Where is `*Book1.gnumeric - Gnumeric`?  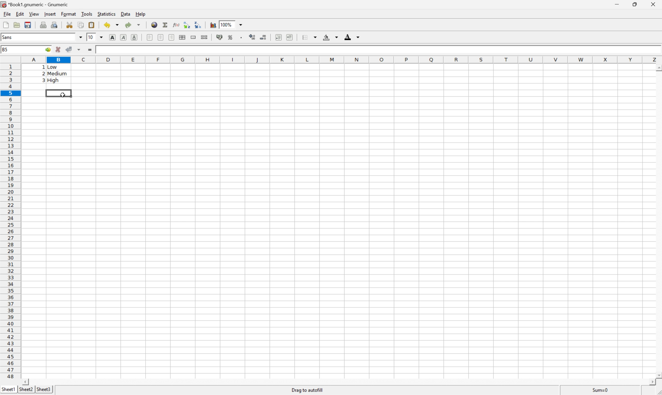 *Book1.gnumeric - Gnumeric is located at coordinates (36, 5).